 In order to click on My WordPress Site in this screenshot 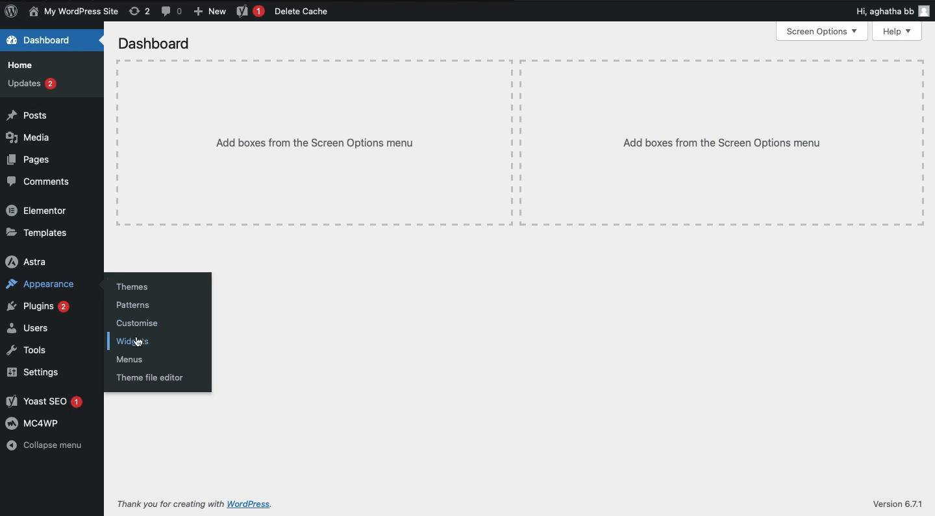, I will do `click(73, 12)`.